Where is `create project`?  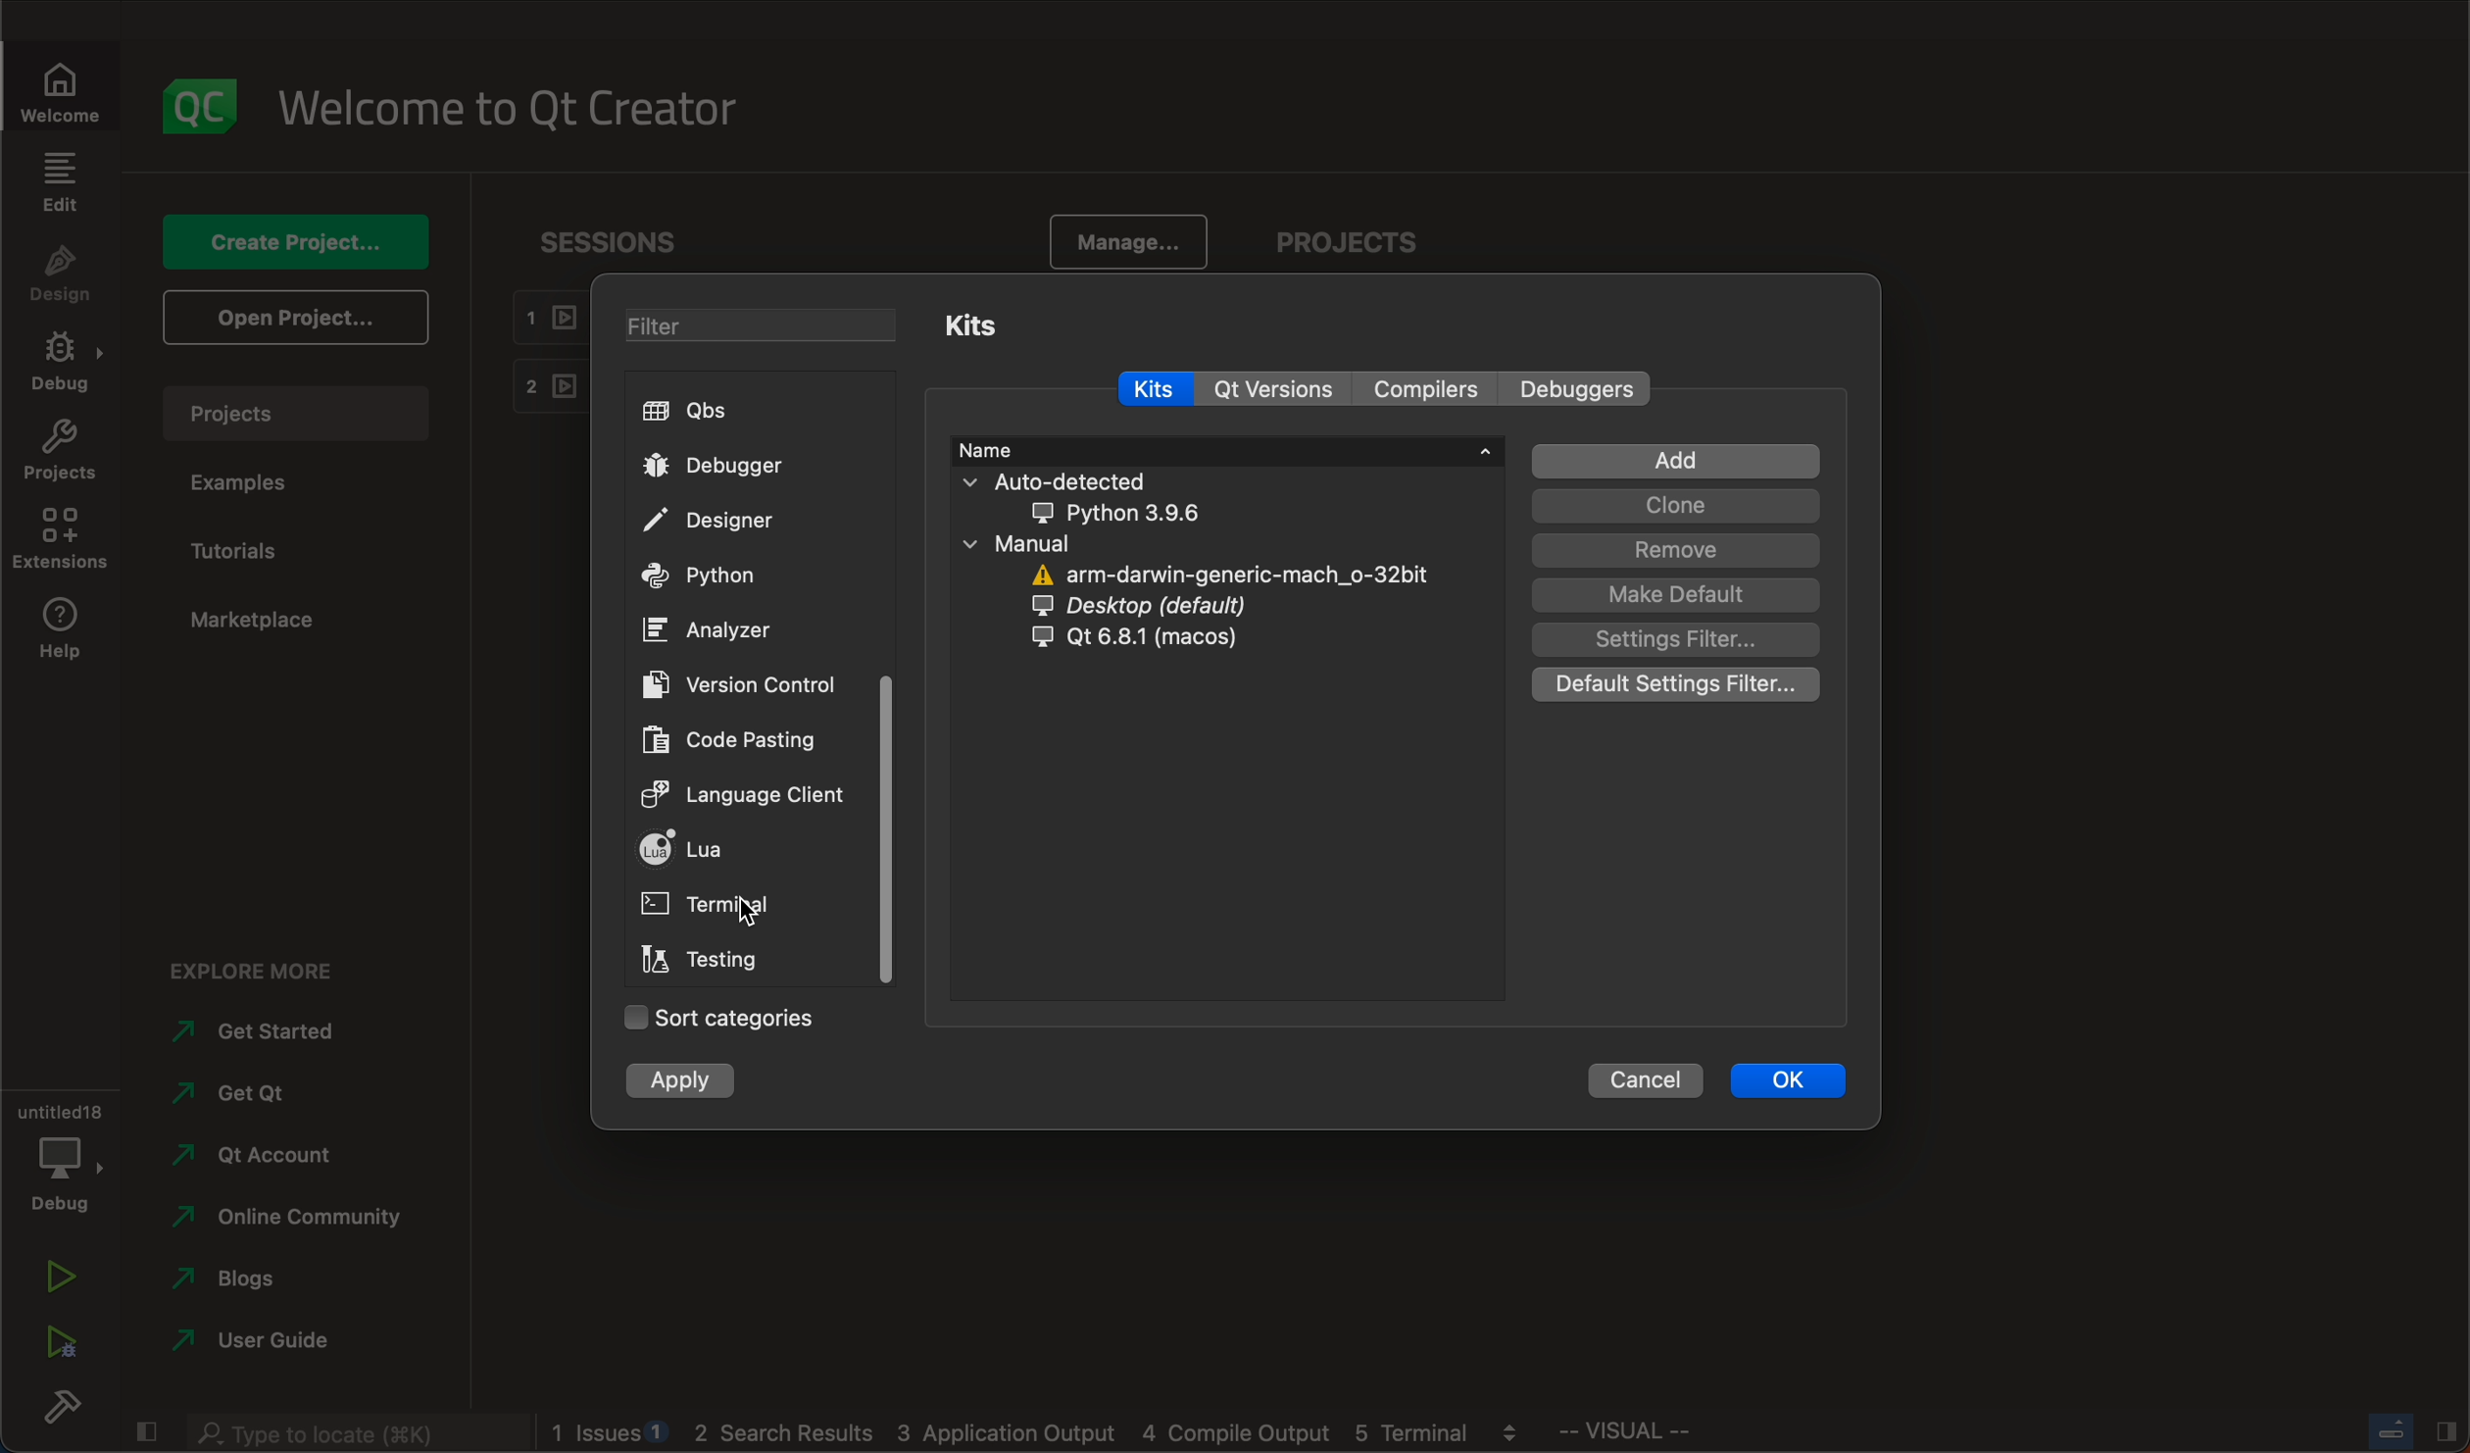 create project is located at coordinates (295, 238).